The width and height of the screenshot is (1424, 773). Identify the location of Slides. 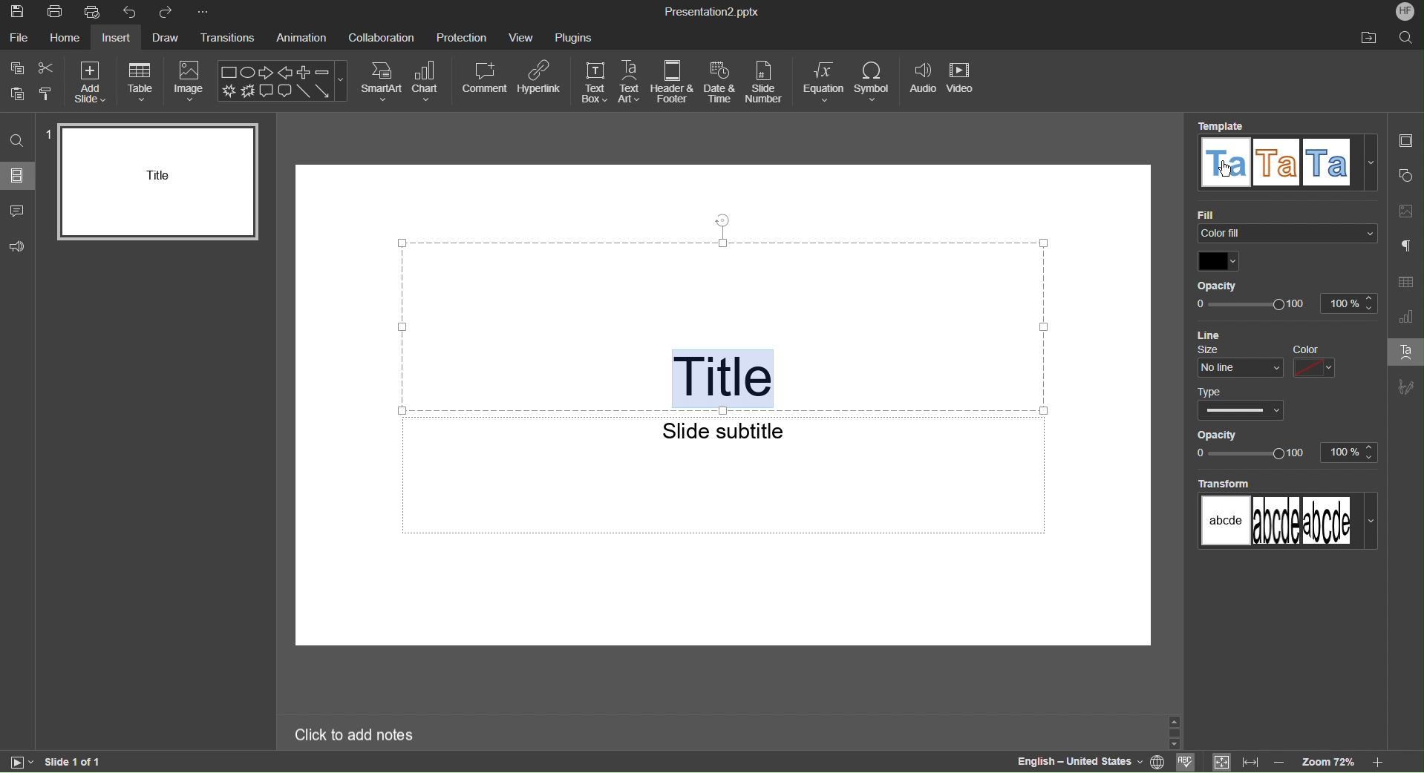
(19, 176).